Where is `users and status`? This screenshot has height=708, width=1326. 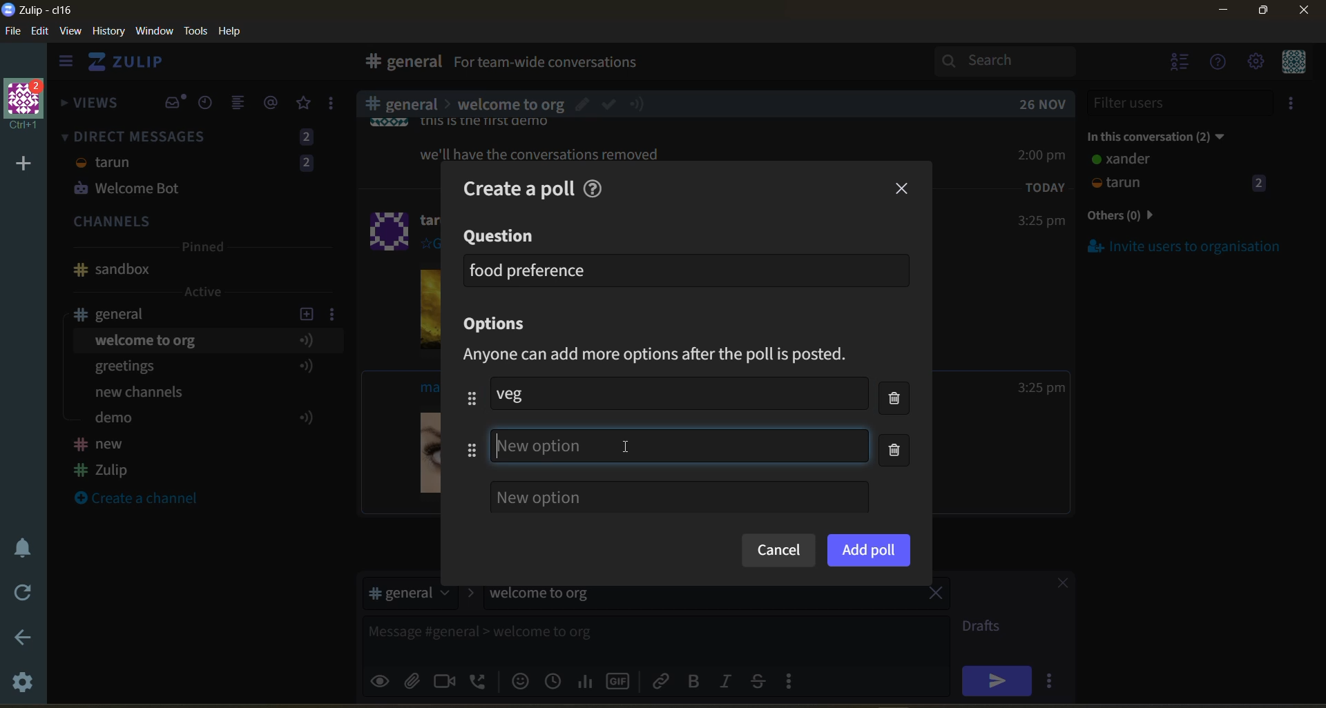
users and status is located at coordinates (1180, 174).